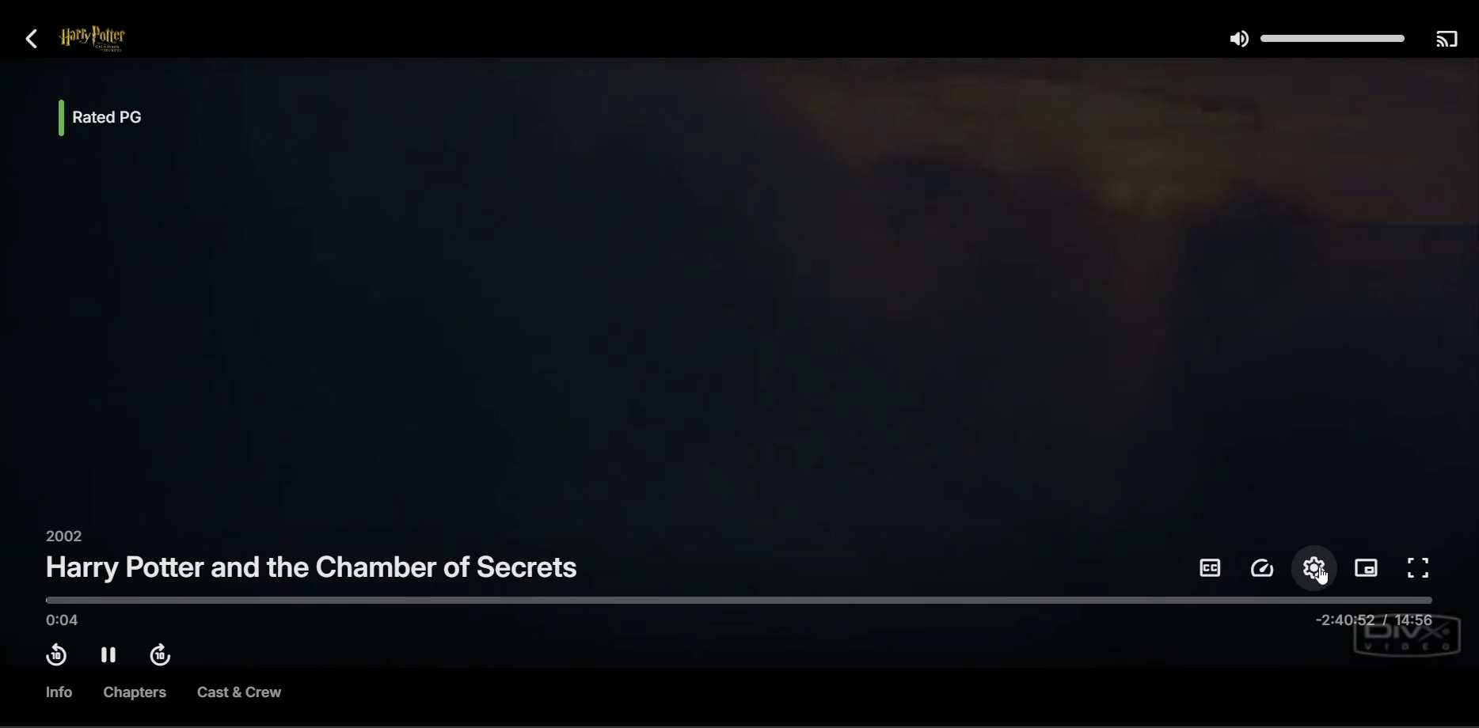 The image size is (1479, 728). Describe the element at coordinates (1325, 574) in the screenshot. I see `cursor` at that location.